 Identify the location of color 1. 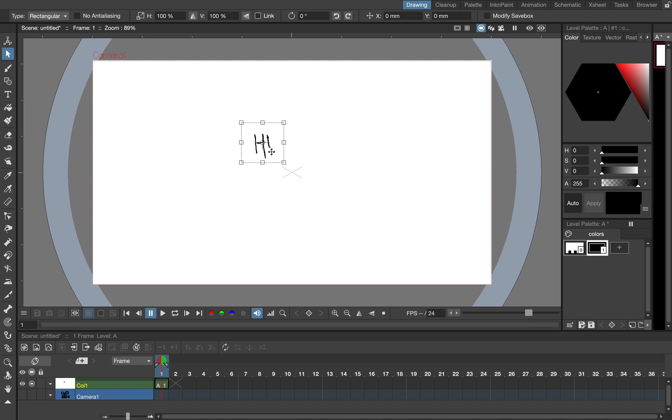
(598, 249).